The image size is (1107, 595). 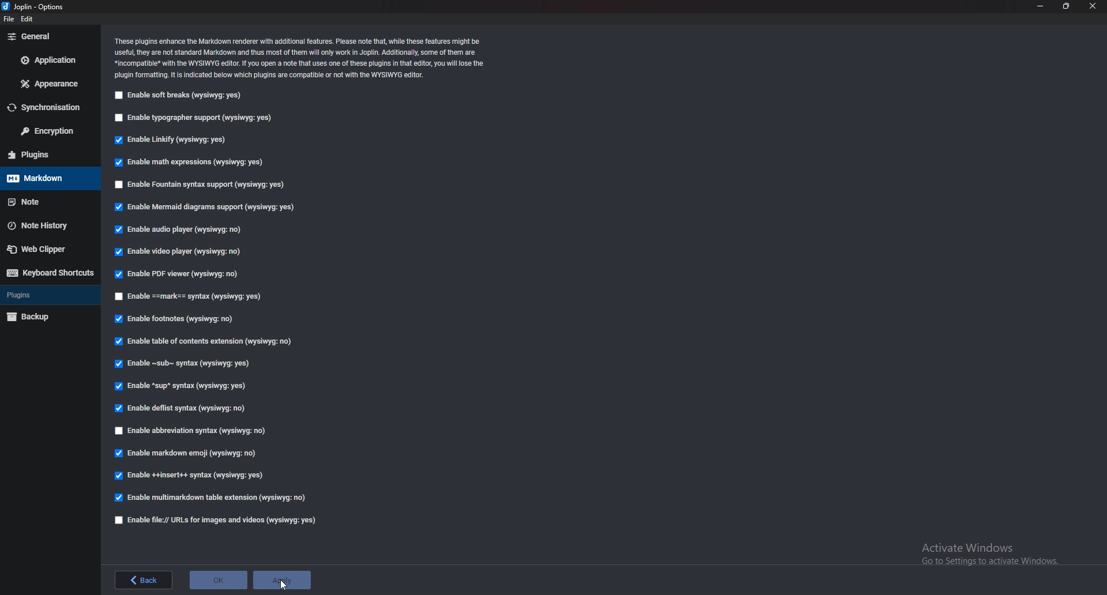 I want to click on Enable linkify, so click(x=173, y=141).